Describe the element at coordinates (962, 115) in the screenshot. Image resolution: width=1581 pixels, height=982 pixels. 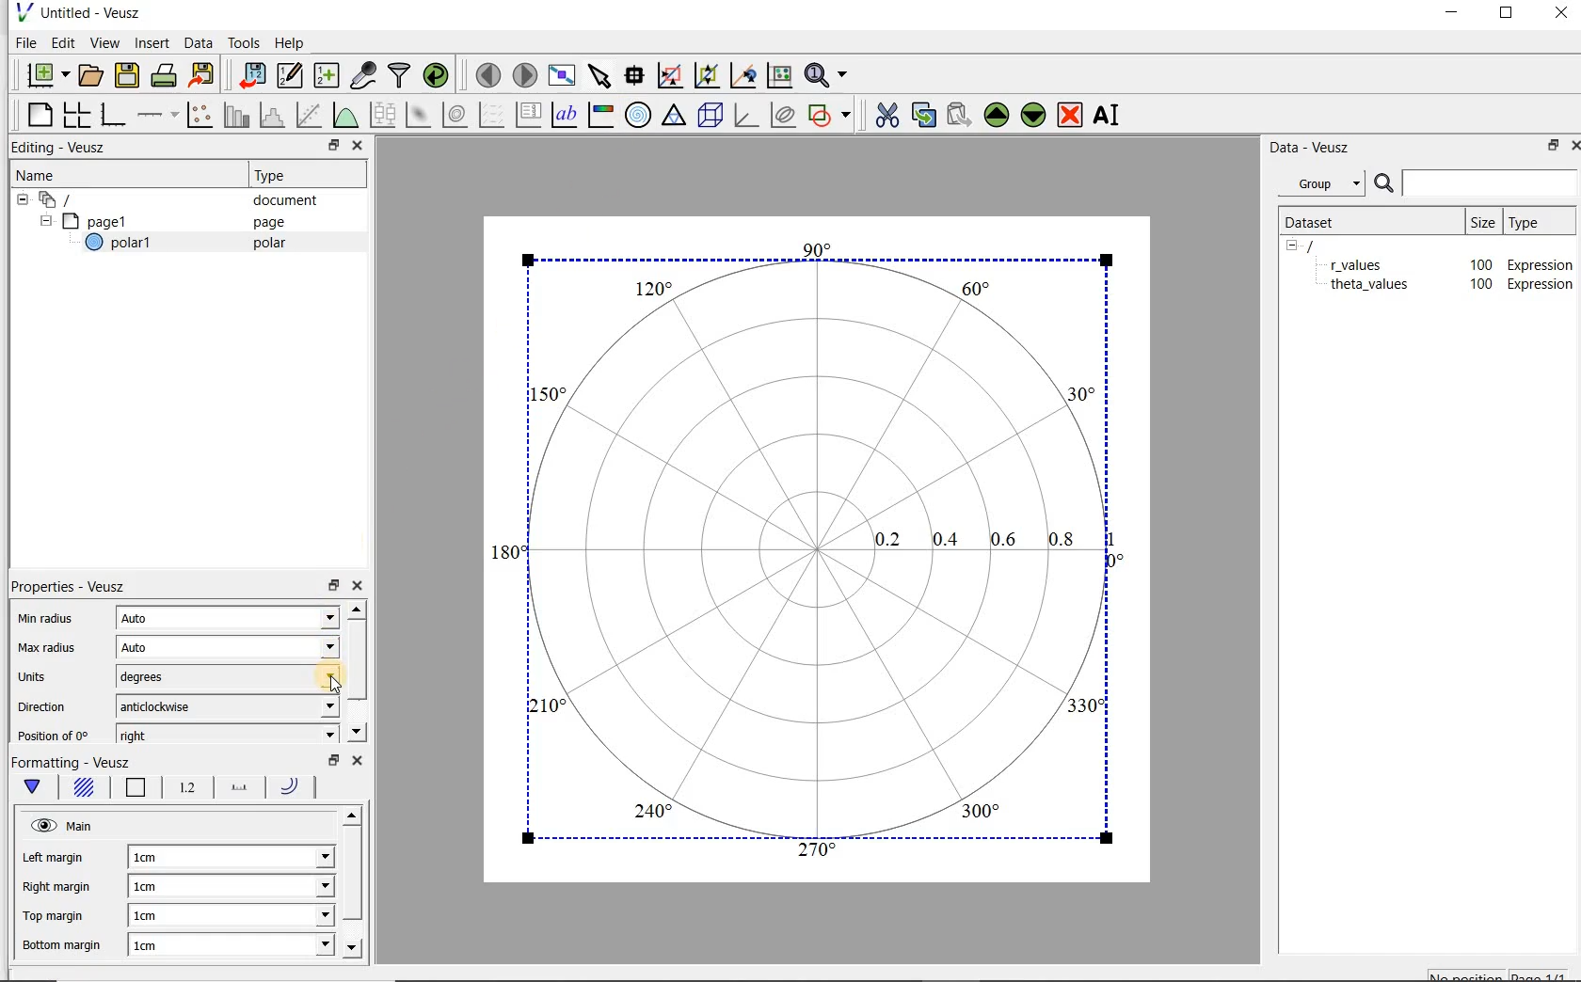
I see `Paste widget from the clipboard` at that location.